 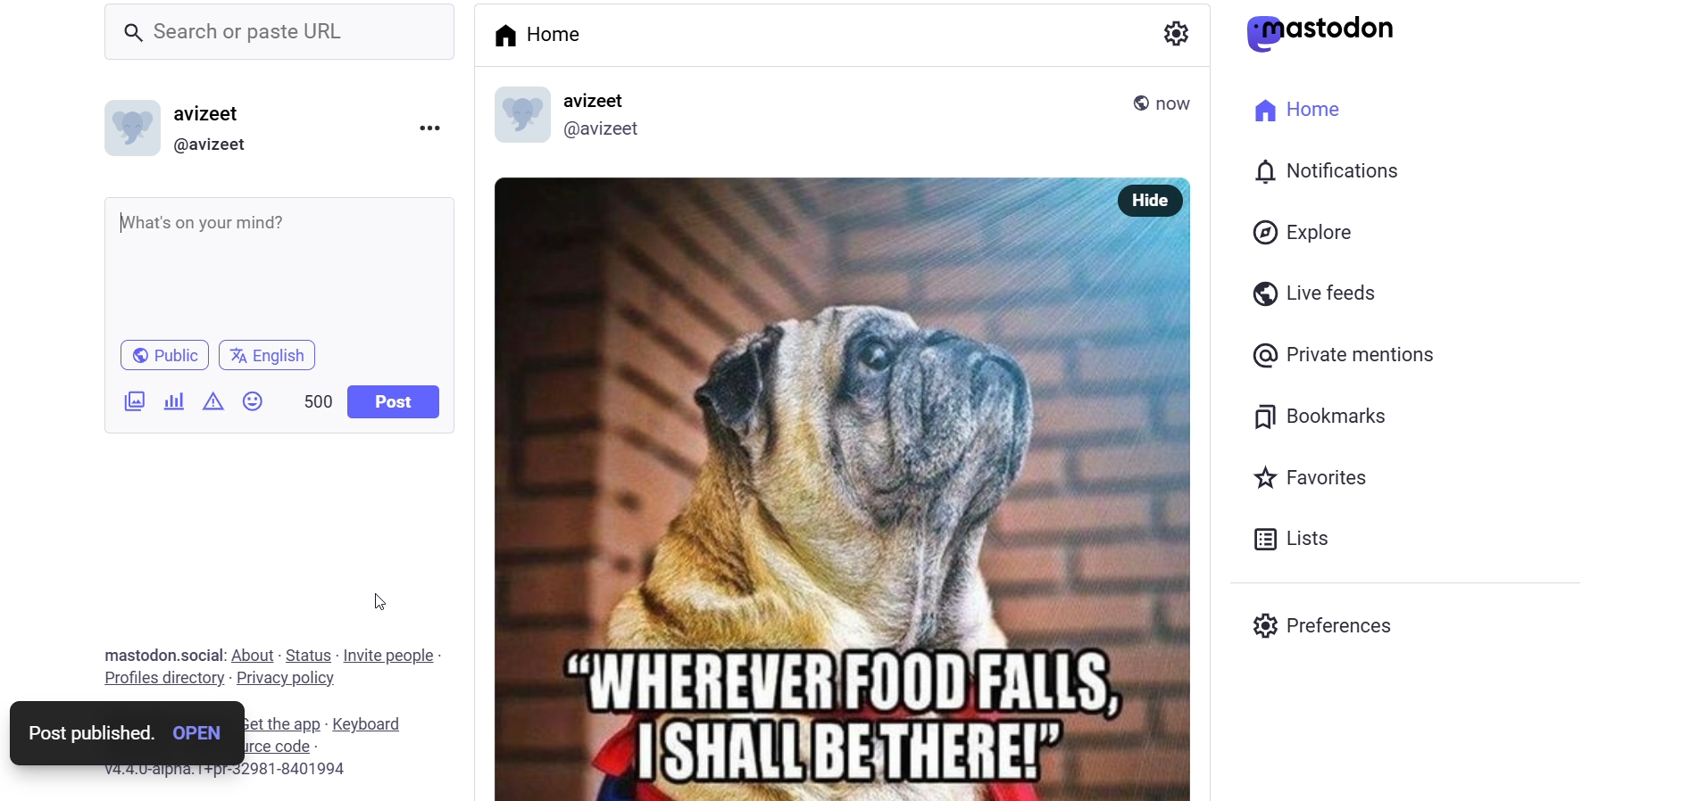 I want to click on keyboard, so click(x=370, y=723).